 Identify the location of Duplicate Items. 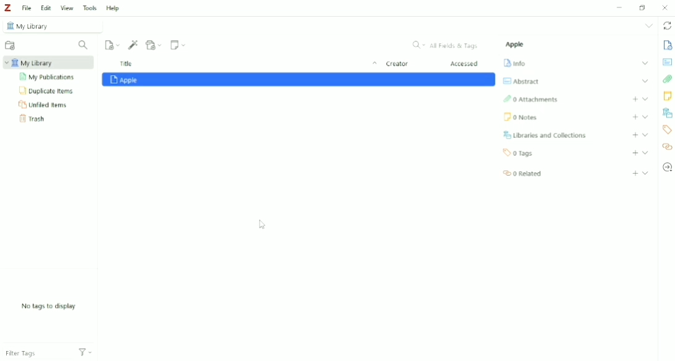
(48, 91).